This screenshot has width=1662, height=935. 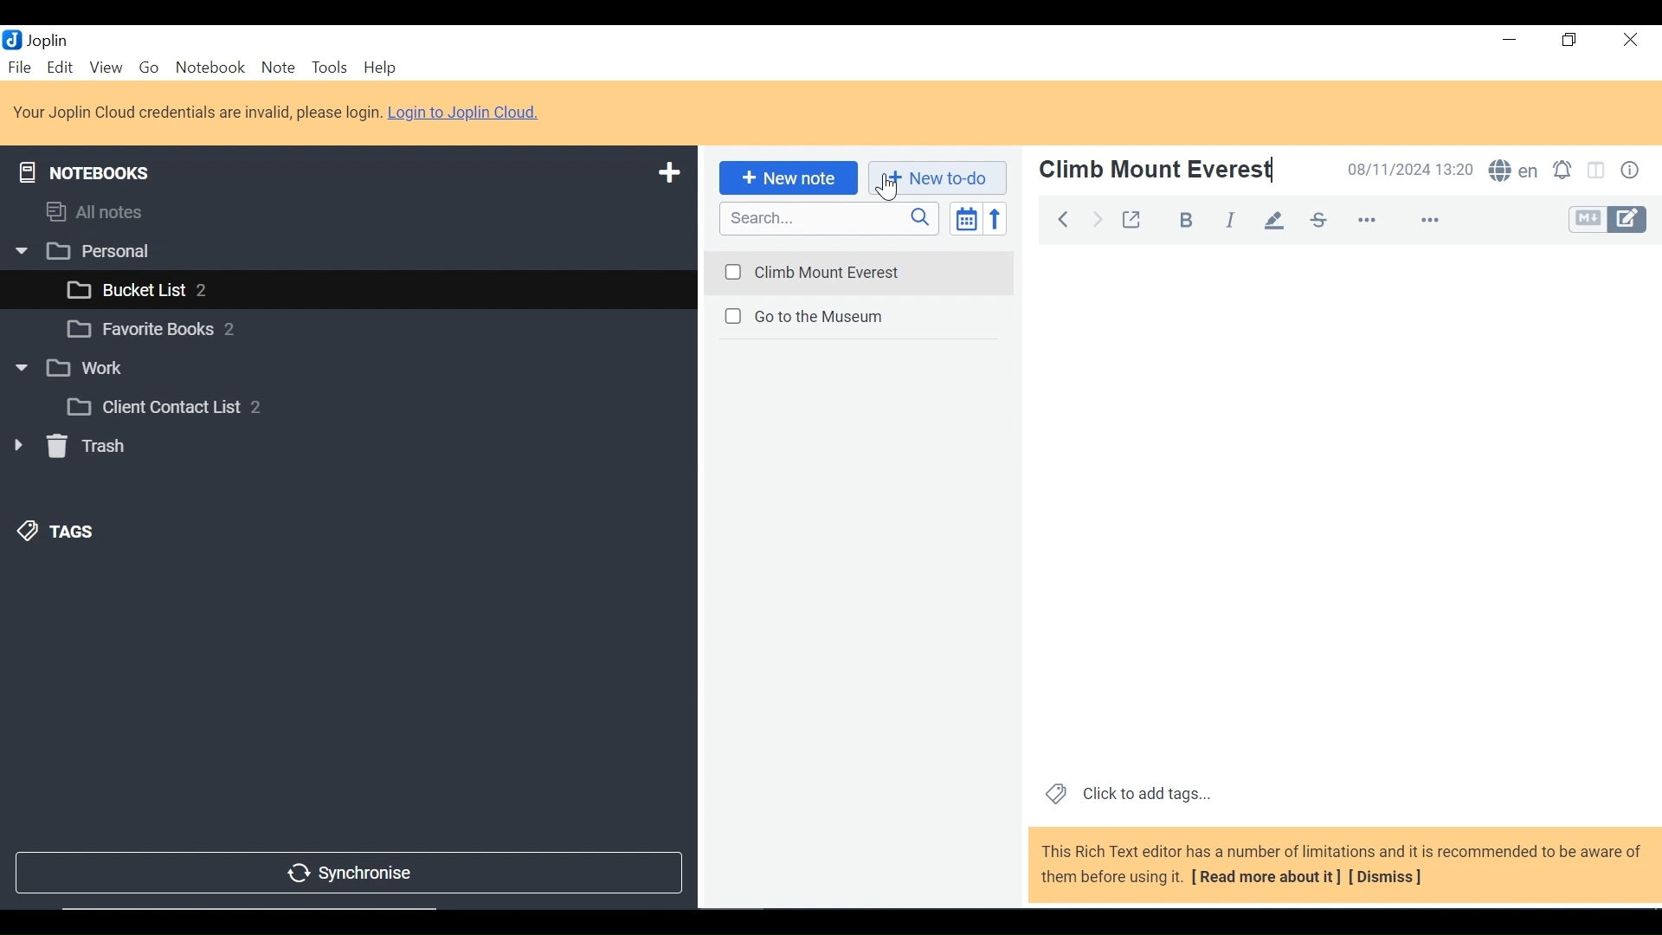 What do you see at coordinates (1598, 171) in the screenshot?
I see `Toggle editor layout` at bounding box center [1598, 171].